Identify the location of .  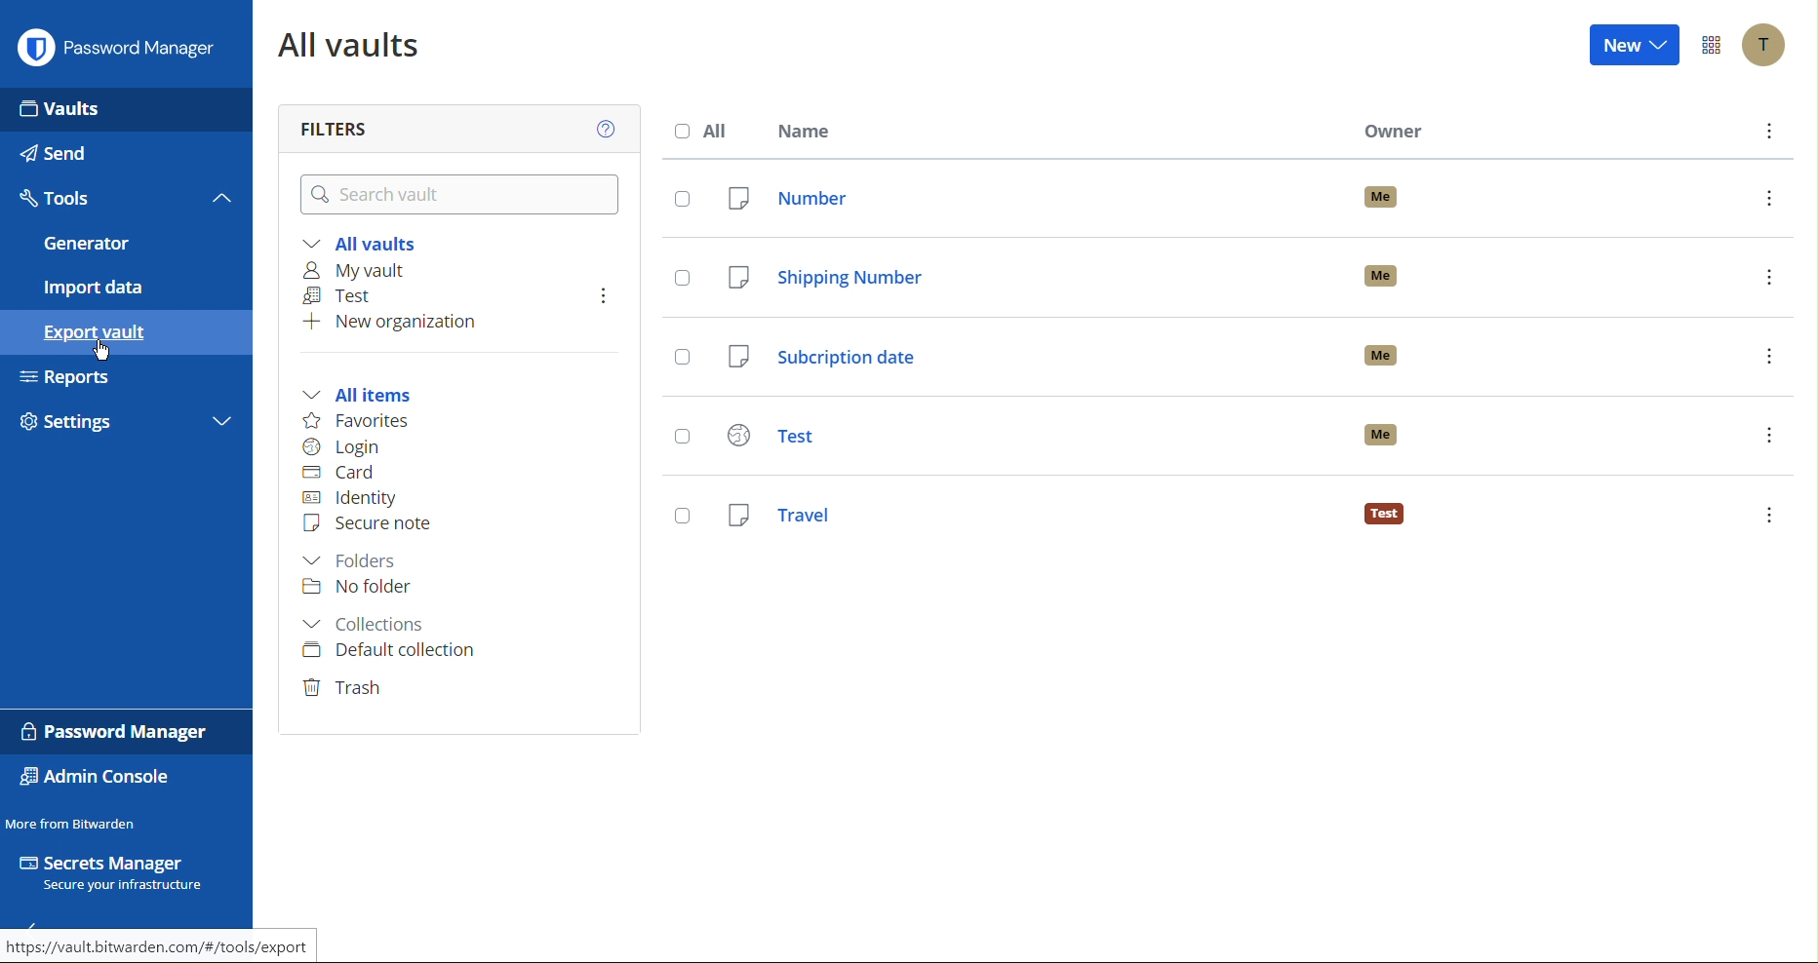
(680, 278).